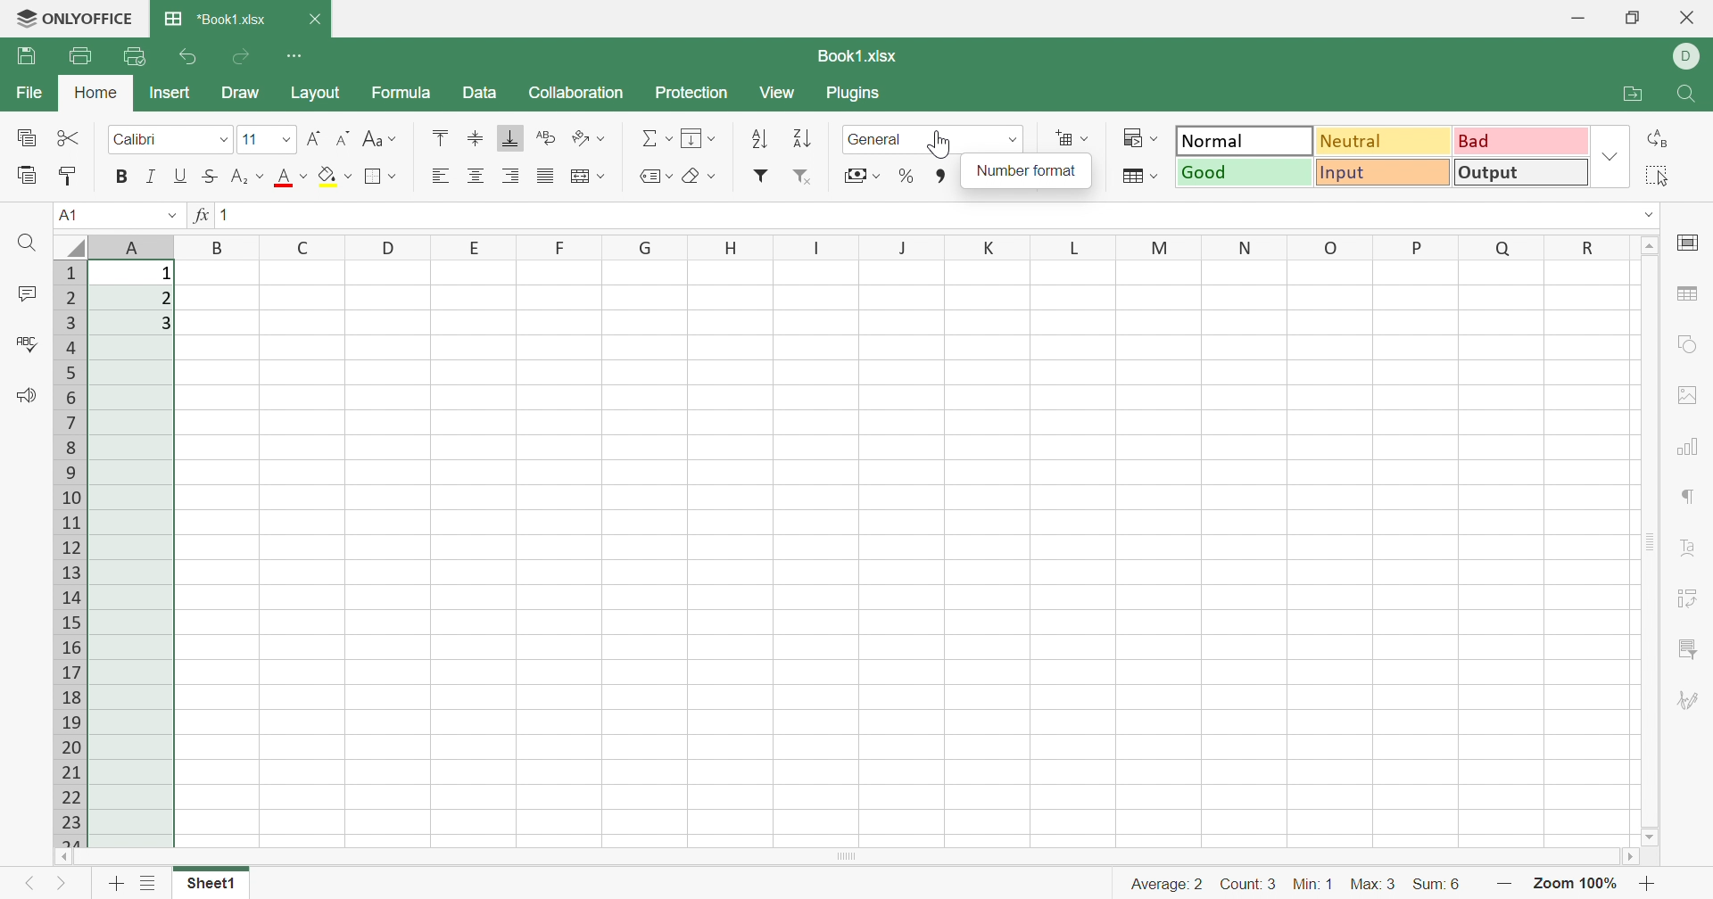  What do you see at coordinates (1687, 342) in the screenshot?
I see `Shape settings` at bounding box center [1687, 342].